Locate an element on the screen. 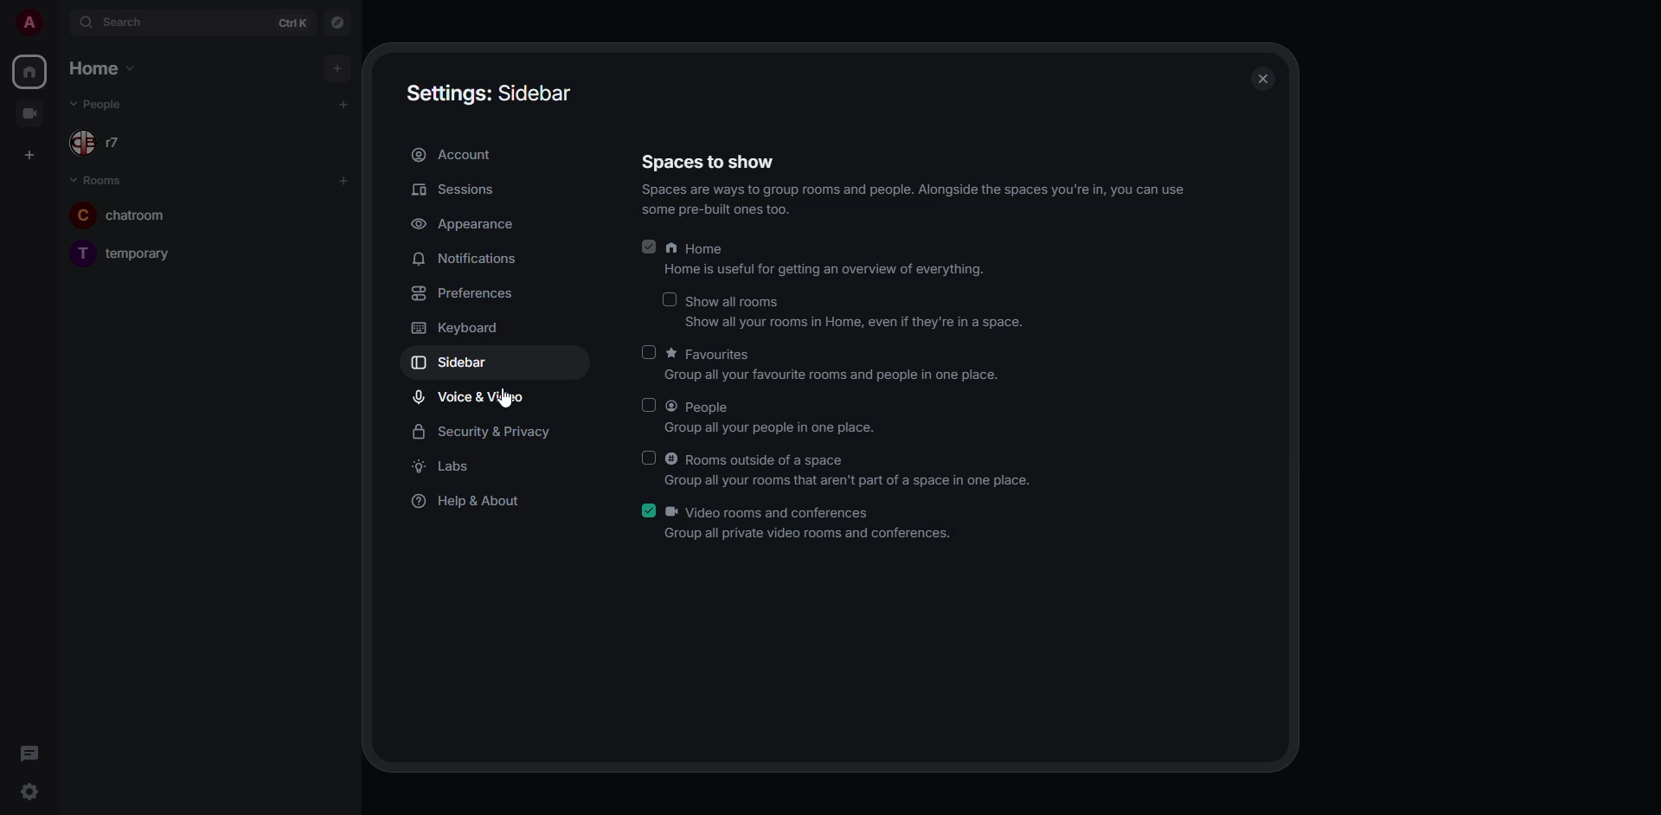 Image resolution: width=1661 pixels, height=815 pixels. click to enable is located at coordinates (651, 353).